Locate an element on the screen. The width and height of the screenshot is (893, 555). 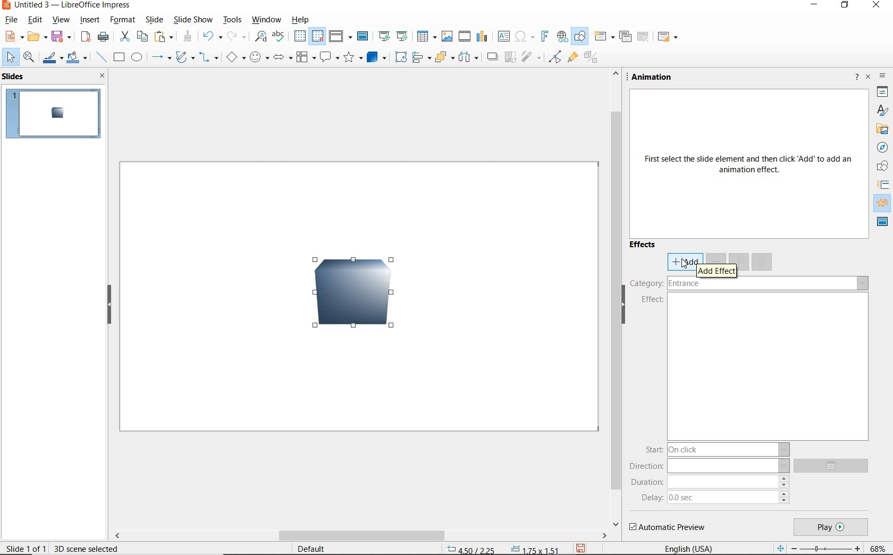
redo is located at coordinates (235, 37).